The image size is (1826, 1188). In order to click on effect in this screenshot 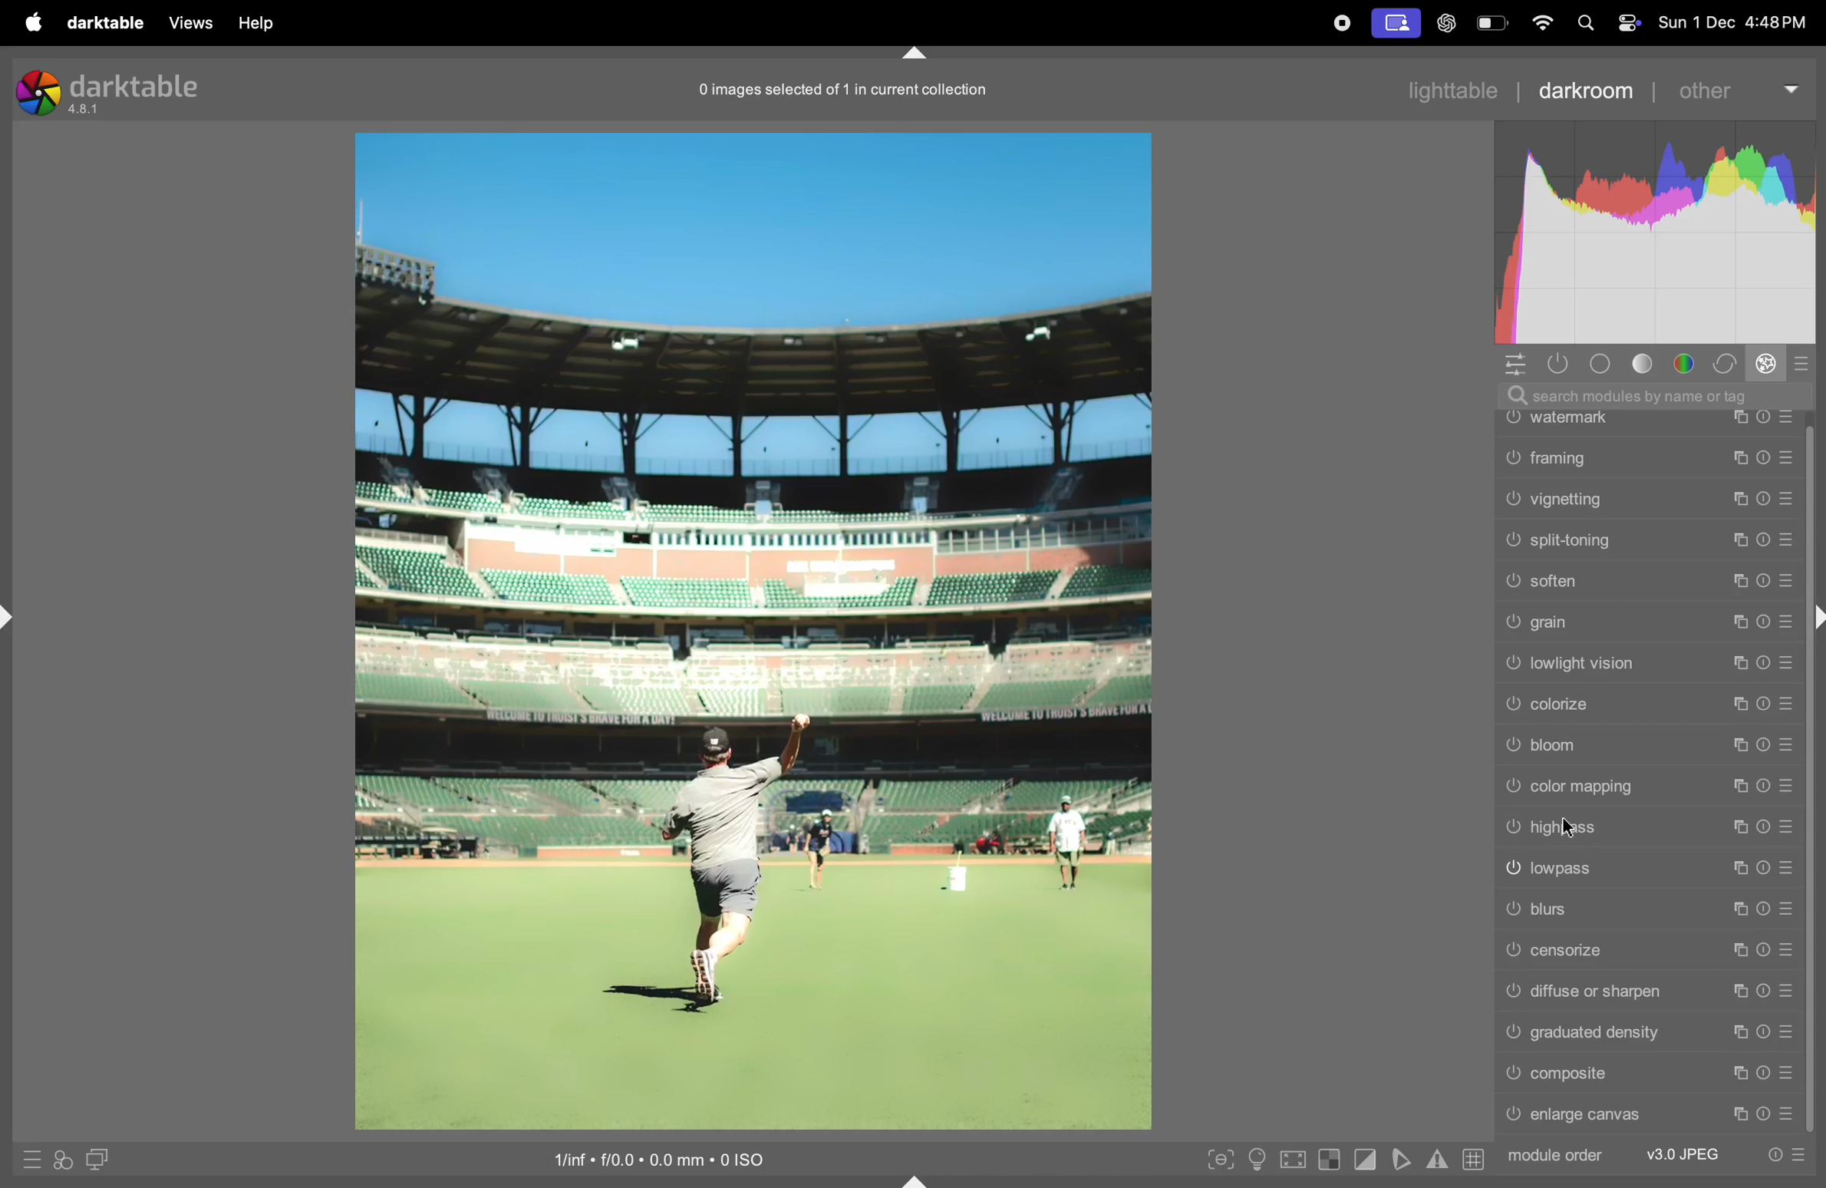, I will do `click(1766, 362)`.